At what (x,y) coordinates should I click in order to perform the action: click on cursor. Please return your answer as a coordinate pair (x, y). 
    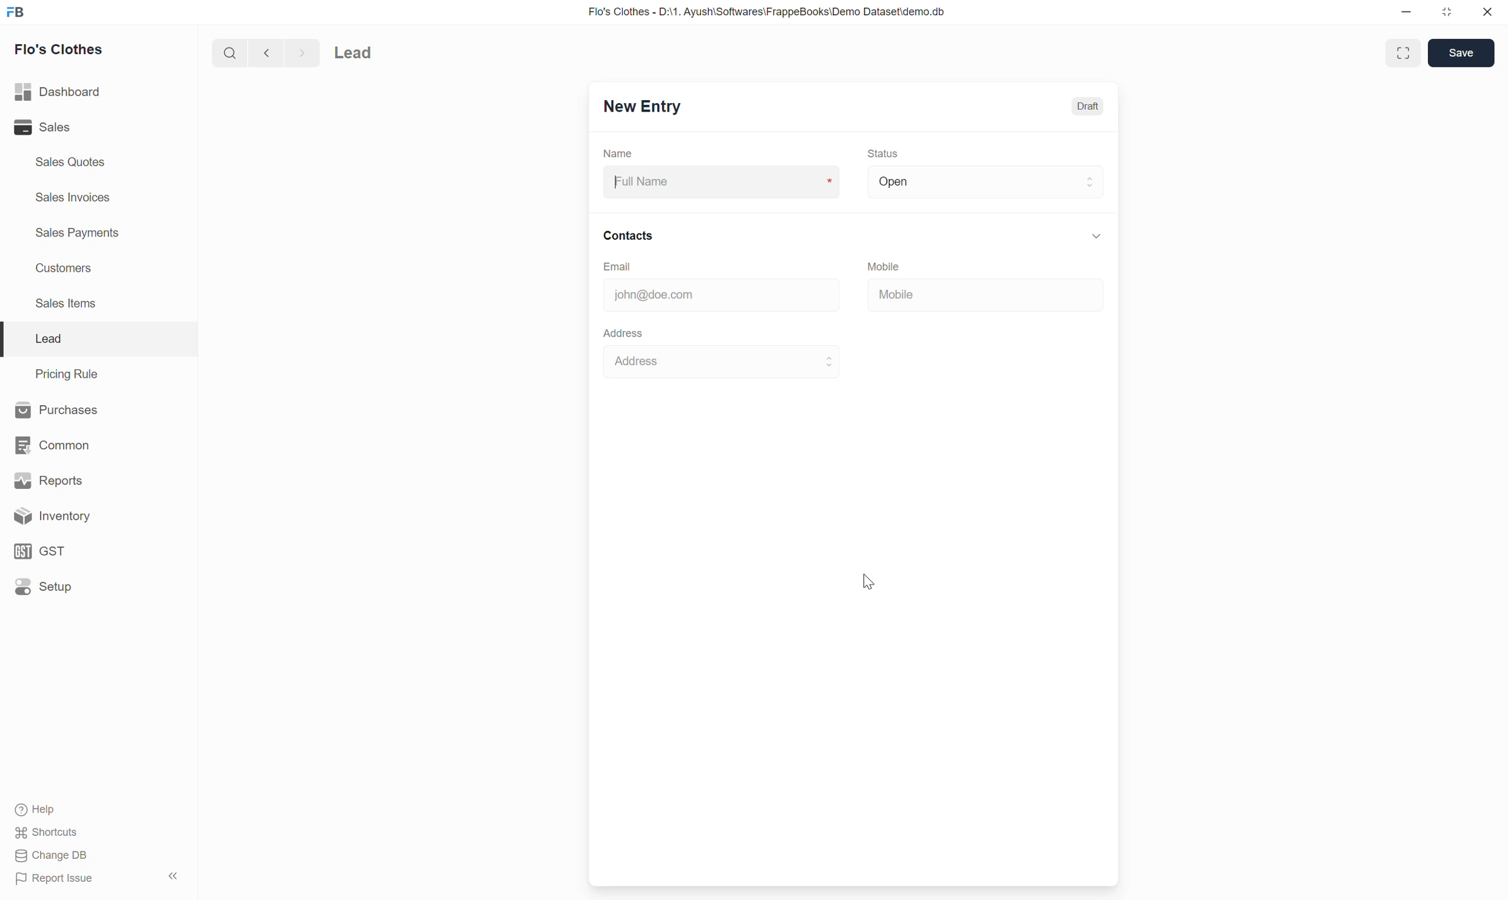
    Looking at the image, I should click on (617, 182).